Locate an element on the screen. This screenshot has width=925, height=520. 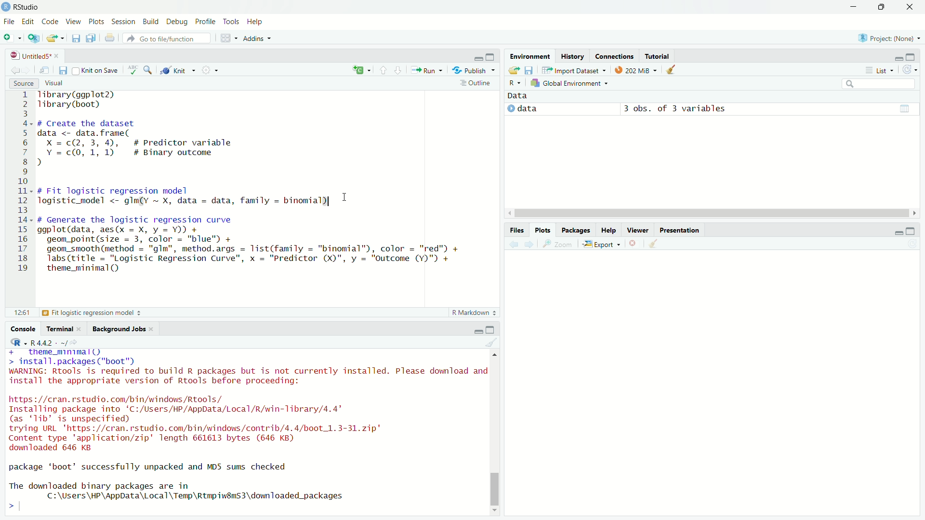
Grid view is located at coordinates (905, 108).